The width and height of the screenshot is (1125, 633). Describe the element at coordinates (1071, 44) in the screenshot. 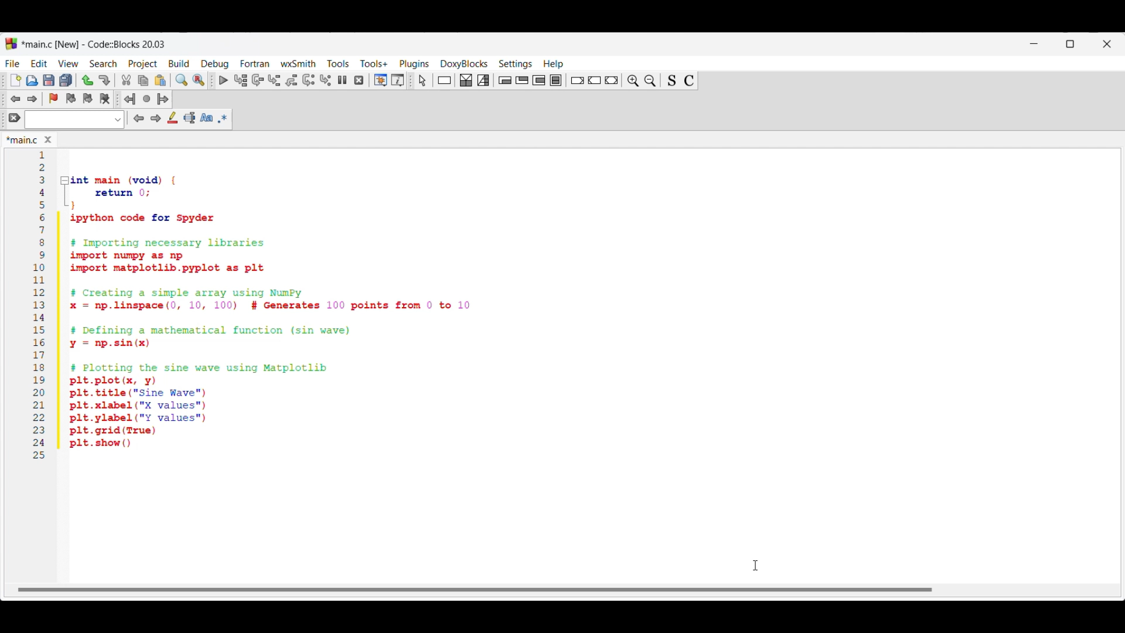

I see `Change tab dimension` at that location.